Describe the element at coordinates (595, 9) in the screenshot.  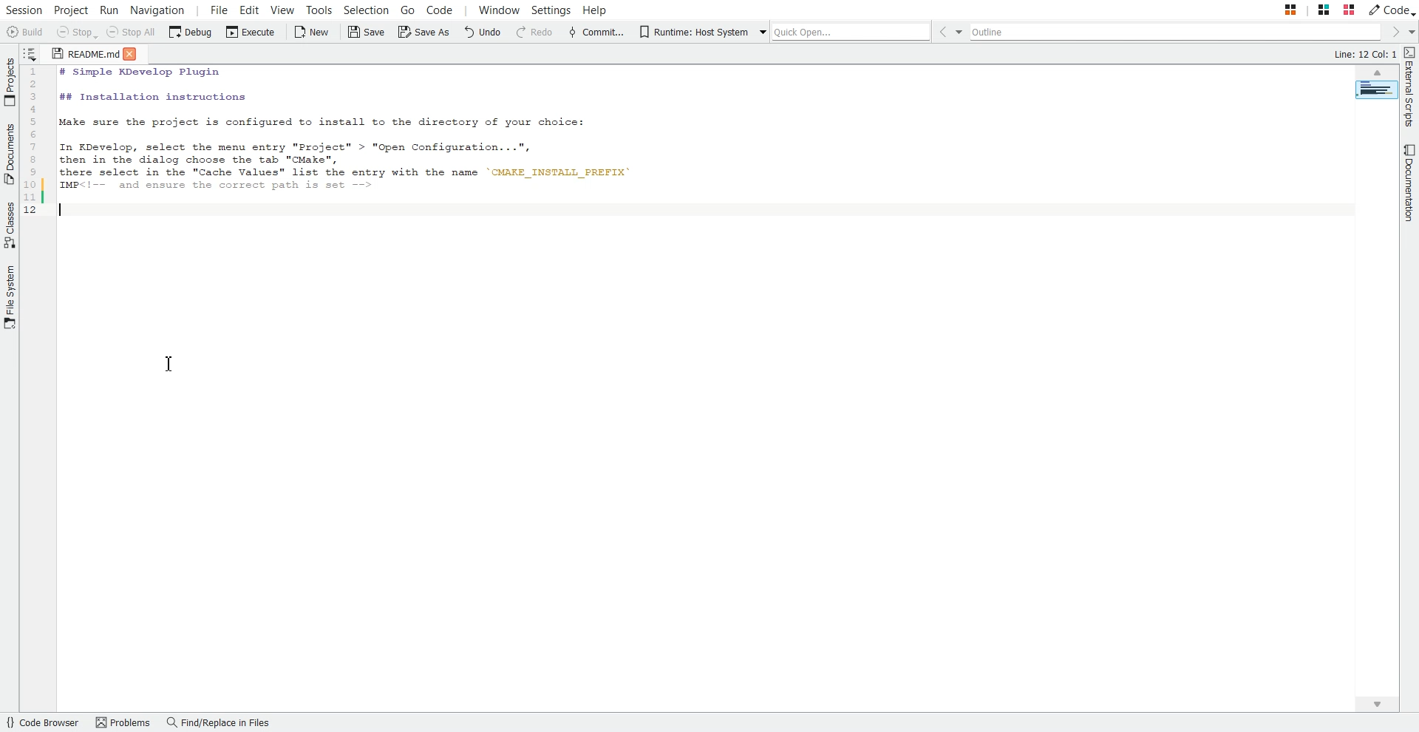
I see `Help` at that location.